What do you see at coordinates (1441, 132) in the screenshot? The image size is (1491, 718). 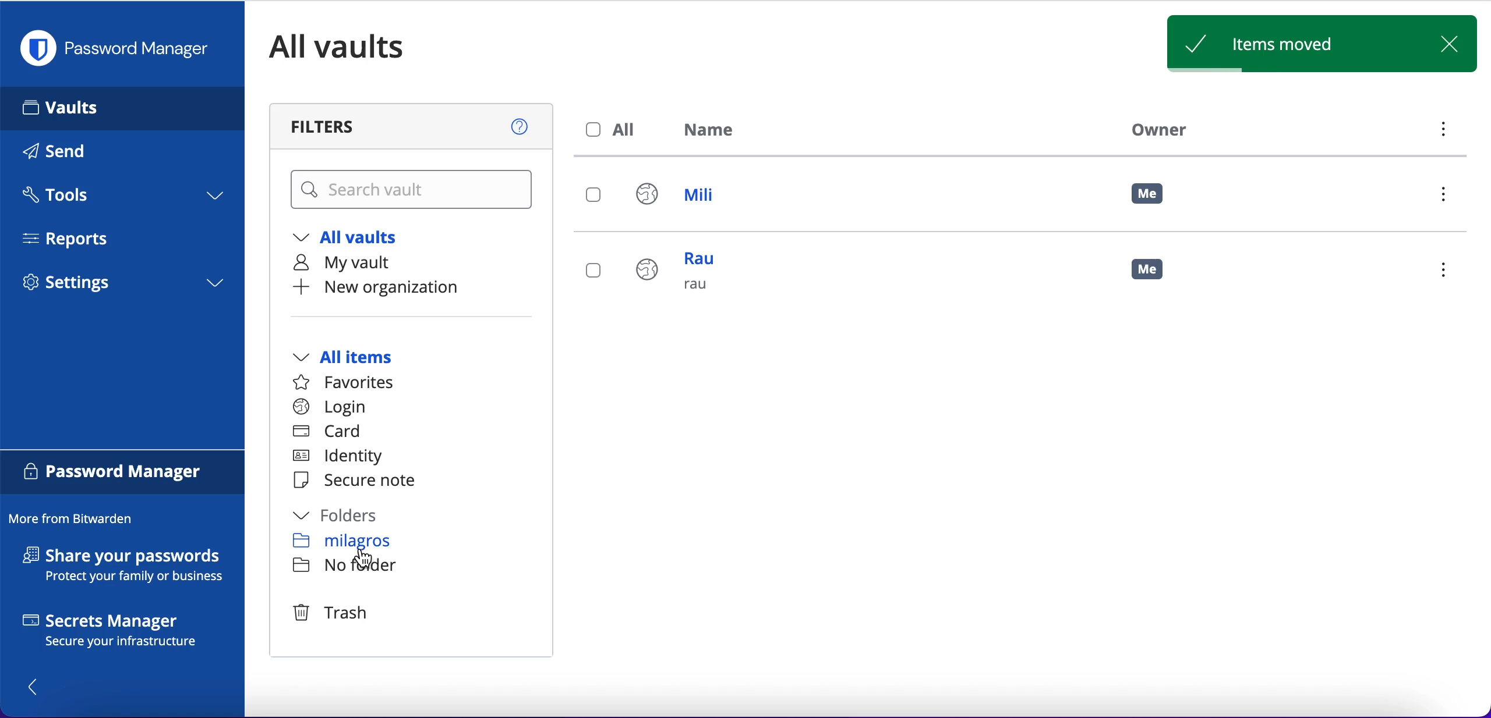 I see `menu` at bounding box center [1441, 132].